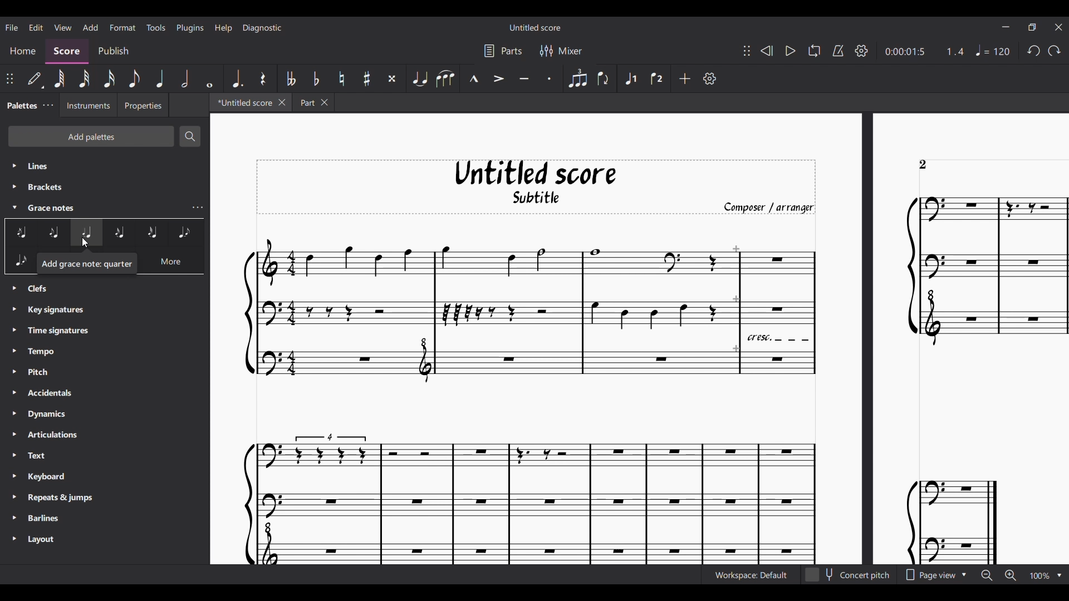  Describe the element at coordinates (91, 27) in the screenshot. I see `Add menu` at that location.